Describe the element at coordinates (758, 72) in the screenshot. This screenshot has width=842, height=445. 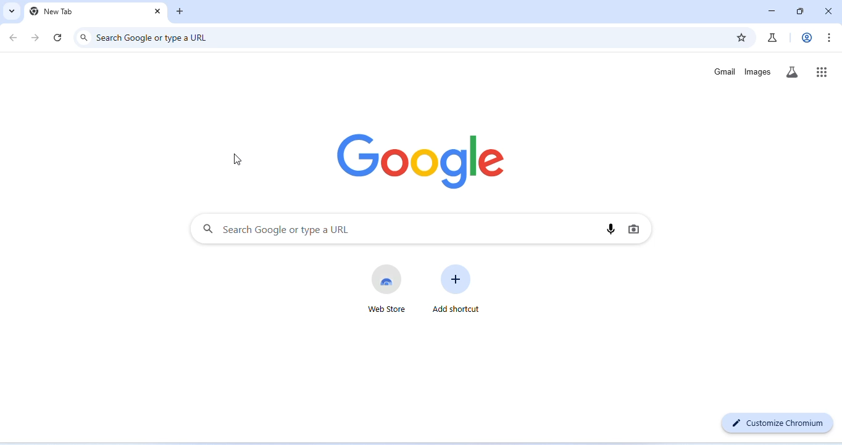
I see `images` at that location.